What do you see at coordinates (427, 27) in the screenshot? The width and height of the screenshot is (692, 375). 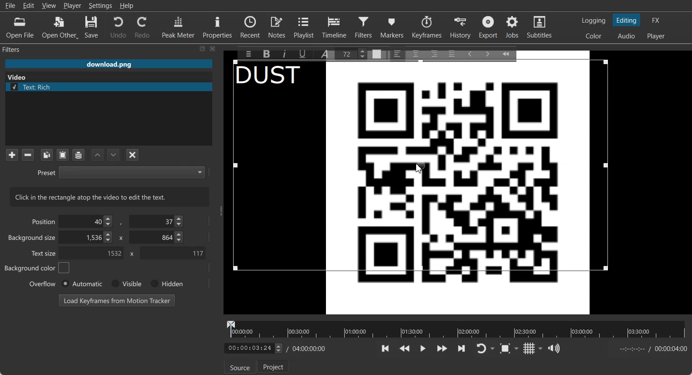 I see `Keyframes` at bounding box center [427, 27].